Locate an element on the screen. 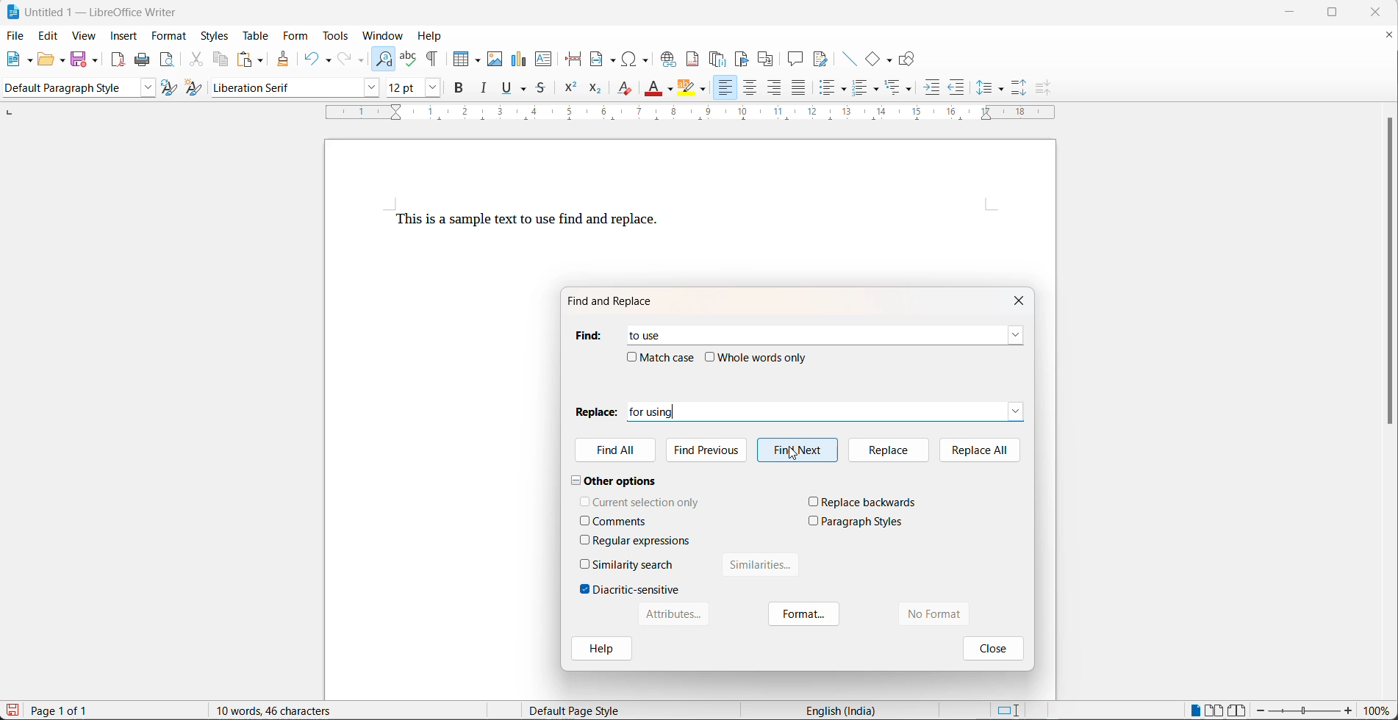 The width and height of the screenshot is (1398, 720). font size options is located at coordinates (429, 90).